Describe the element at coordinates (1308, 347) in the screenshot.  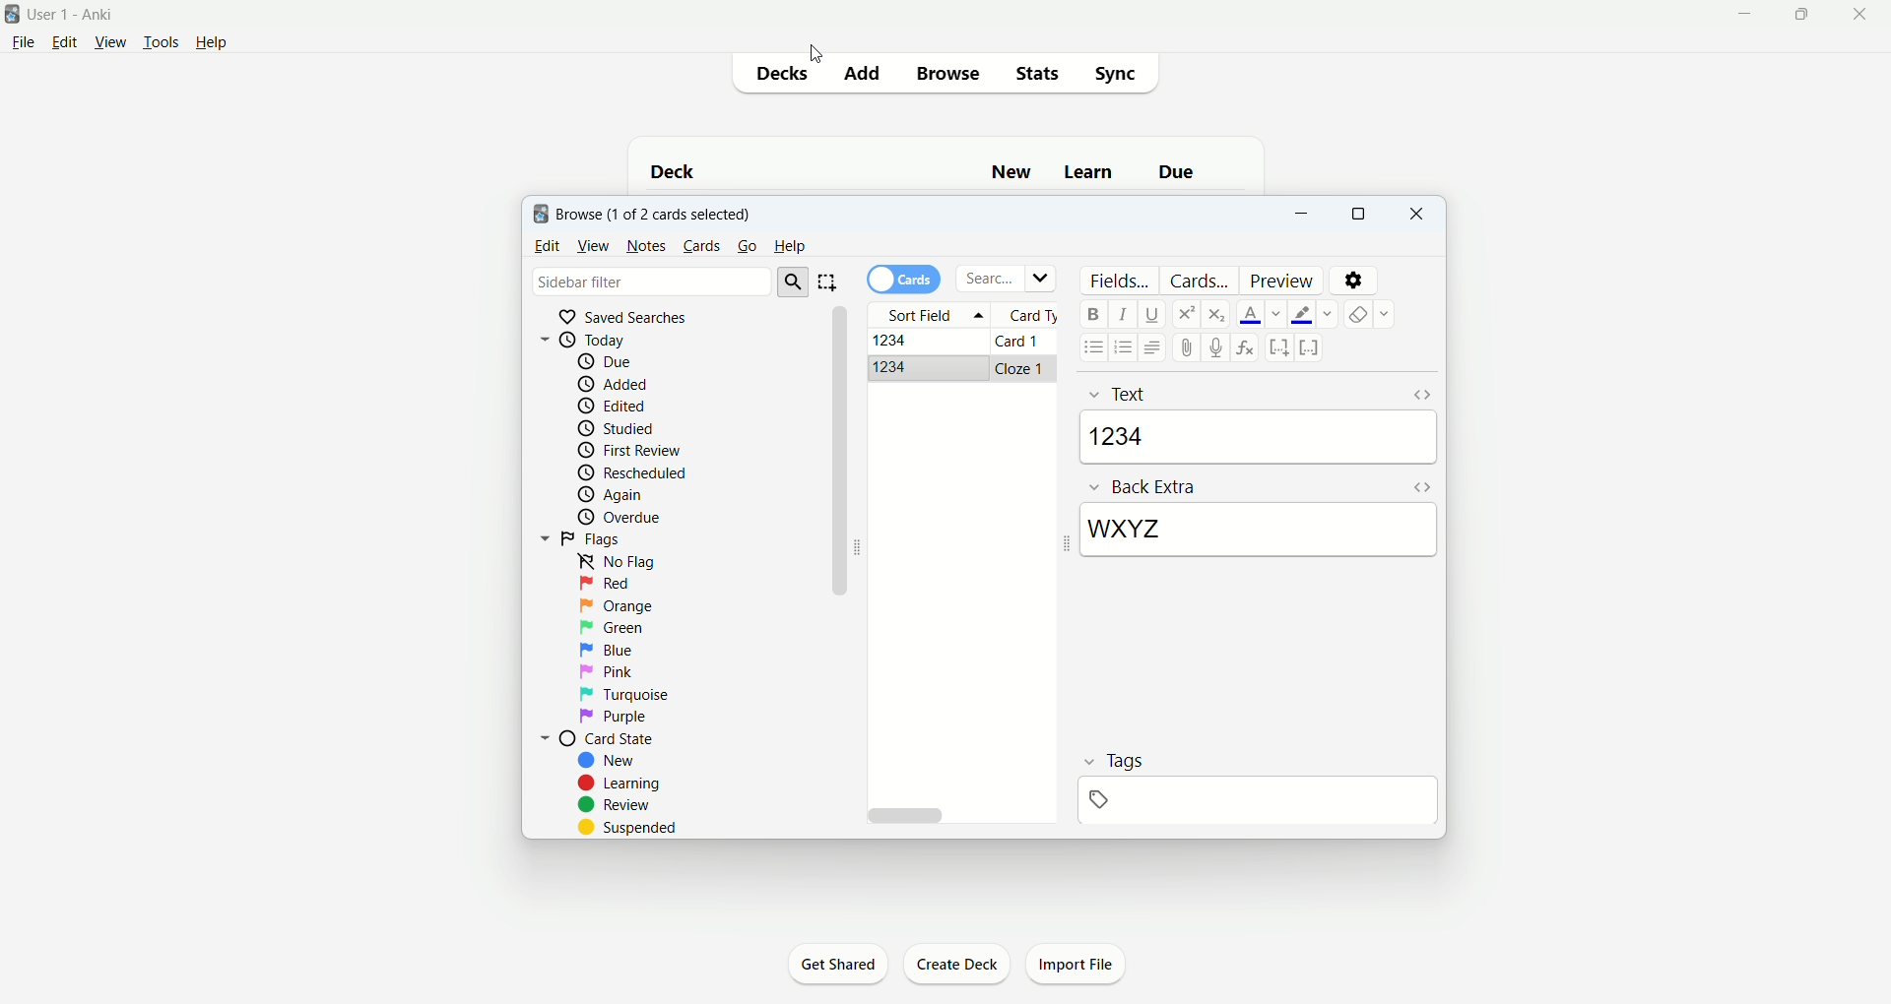
I see `Cloze deletion (same card)` at that location.